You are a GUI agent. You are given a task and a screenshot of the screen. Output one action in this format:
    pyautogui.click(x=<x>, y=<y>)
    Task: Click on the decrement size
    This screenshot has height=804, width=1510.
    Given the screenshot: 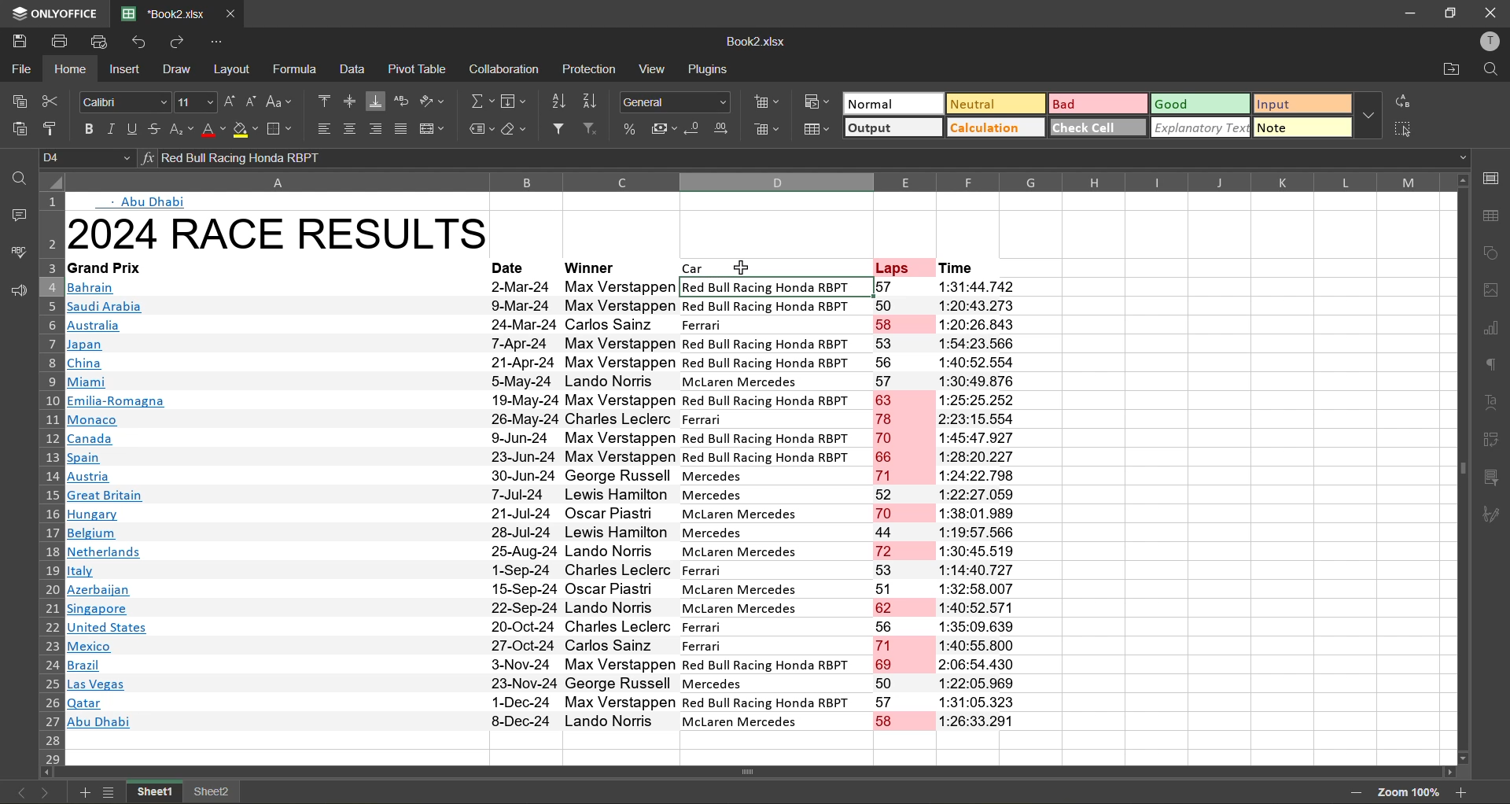 What is the action you would take?
    pyautogui.click(x=252, y=100)
    